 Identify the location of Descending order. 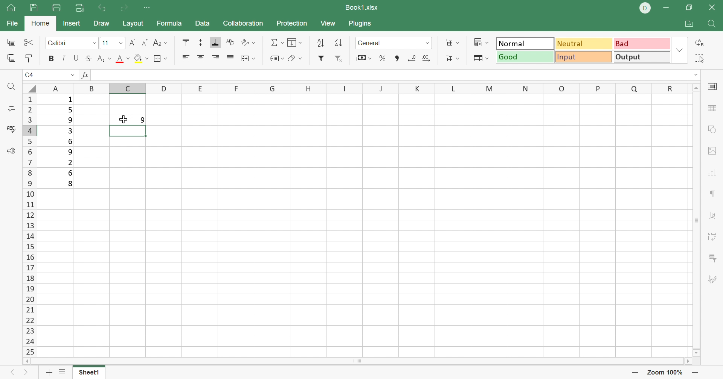
(340, 43).